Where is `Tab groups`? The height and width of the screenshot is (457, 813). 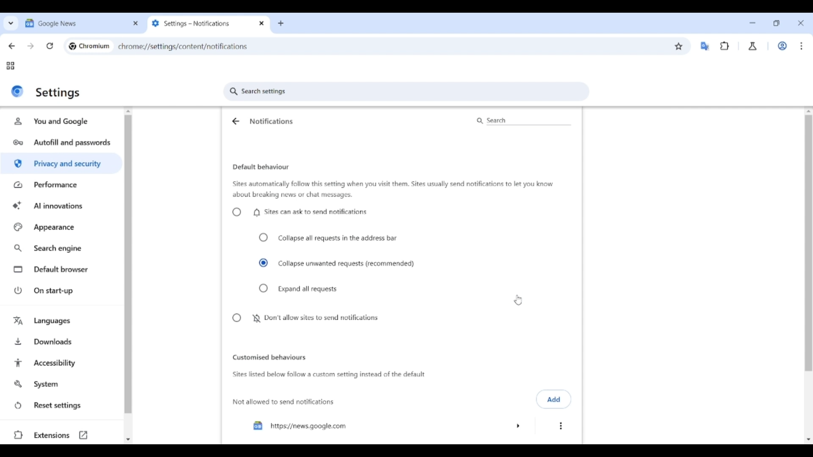
Tab groups is located at coordinates (10, 66).